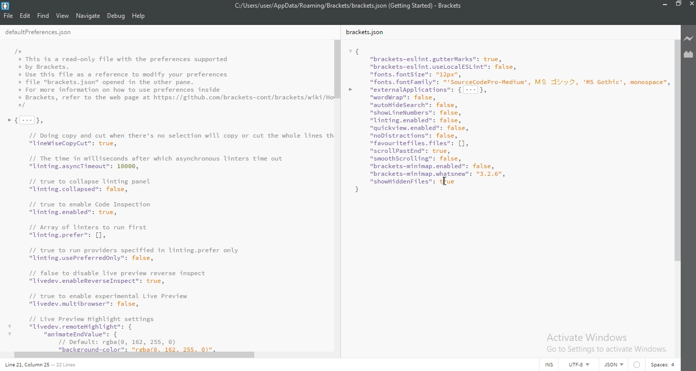 This screenshot has height=371, width=696. Describe the element at coordinates (665, 4) in the screenshot. I see `minimize` at that location.